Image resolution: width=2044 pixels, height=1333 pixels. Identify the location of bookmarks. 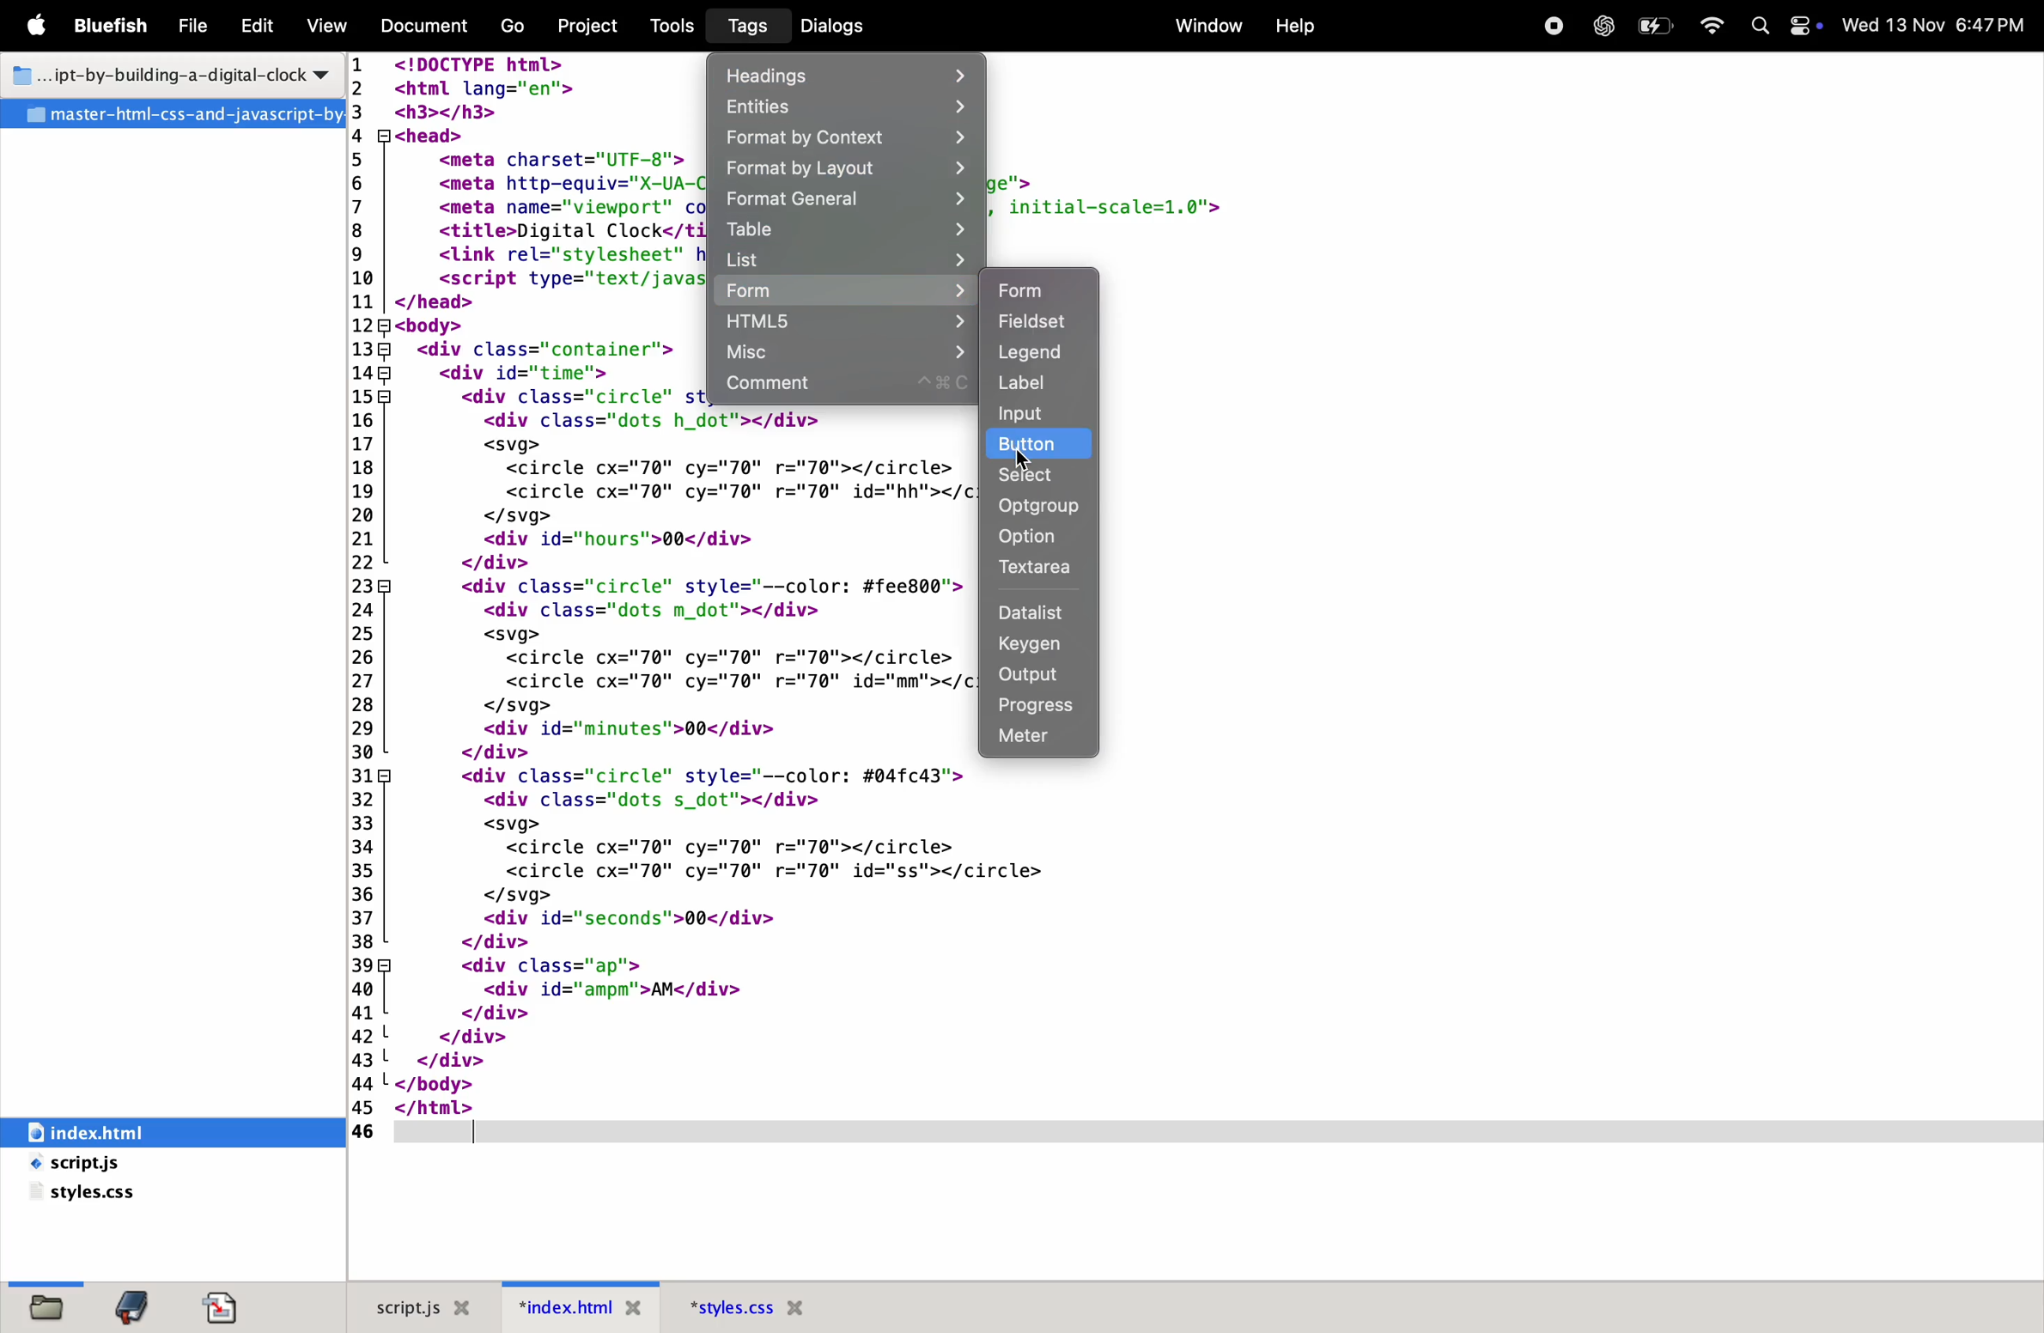
(134, 1306).